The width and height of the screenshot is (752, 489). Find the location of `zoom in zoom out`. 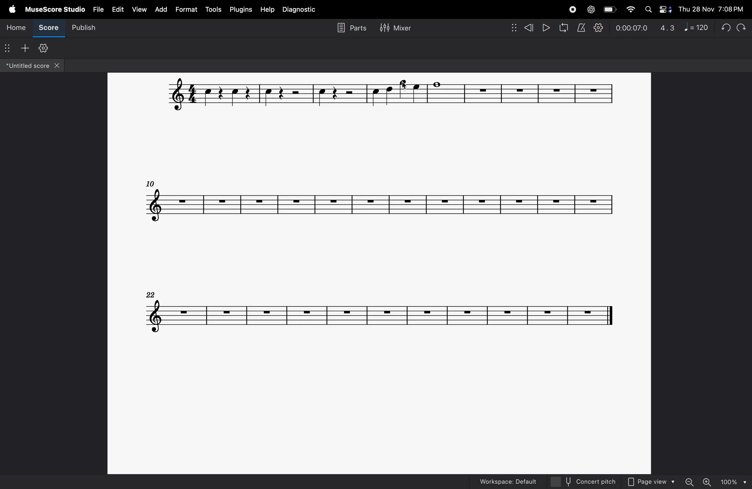

zoom in zoom out is located at coordinates (698, 481).